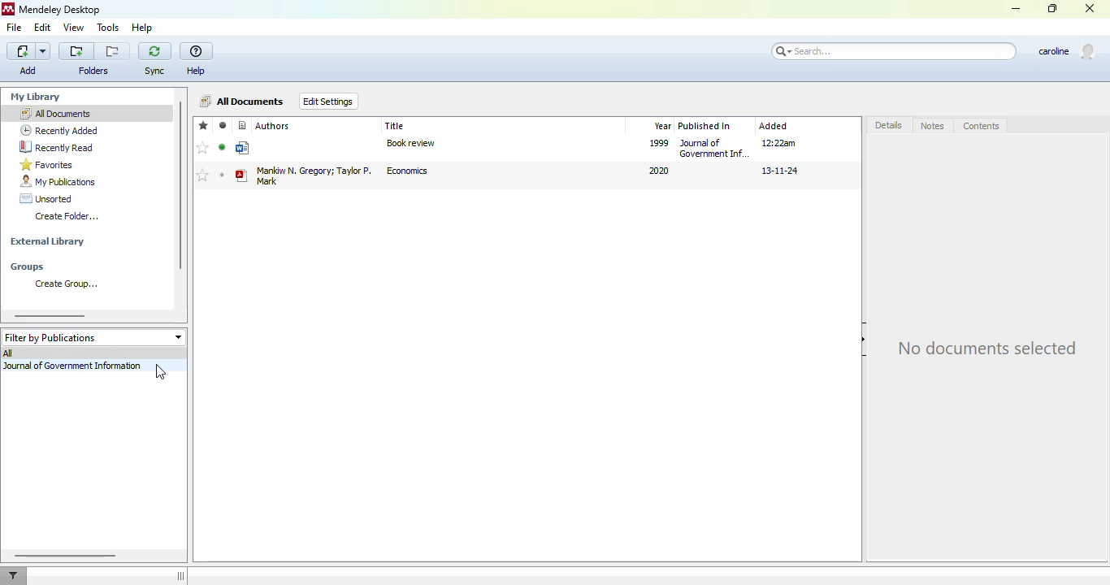  Describe the element at coordinates (987, 346) in the screenshot. I see `no documents selected` at that location.